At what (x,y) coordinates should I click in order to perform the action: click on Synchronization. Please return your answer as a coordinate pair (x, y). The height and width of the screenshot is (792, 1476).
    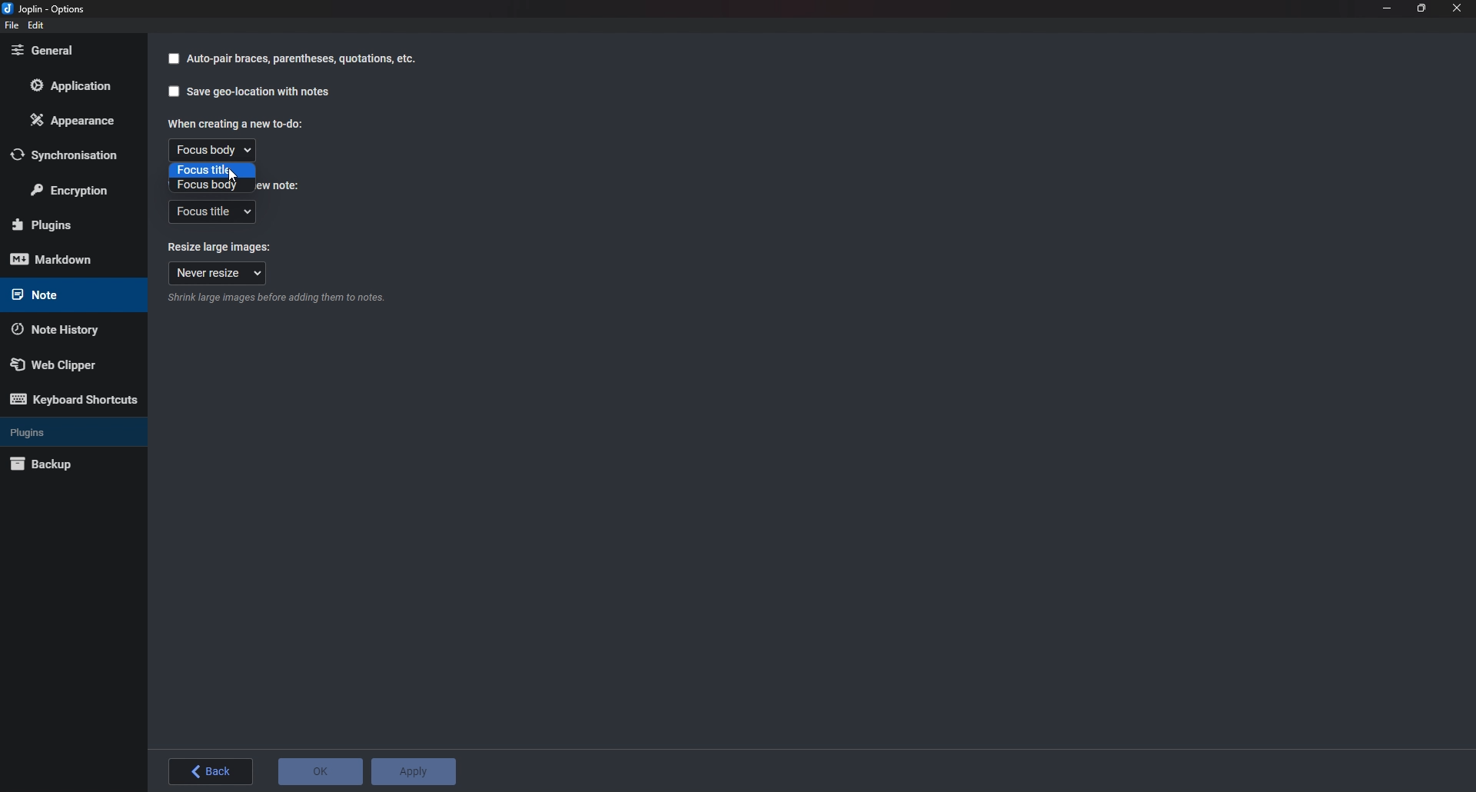
    Looking at the image, I should click on (71, 155).